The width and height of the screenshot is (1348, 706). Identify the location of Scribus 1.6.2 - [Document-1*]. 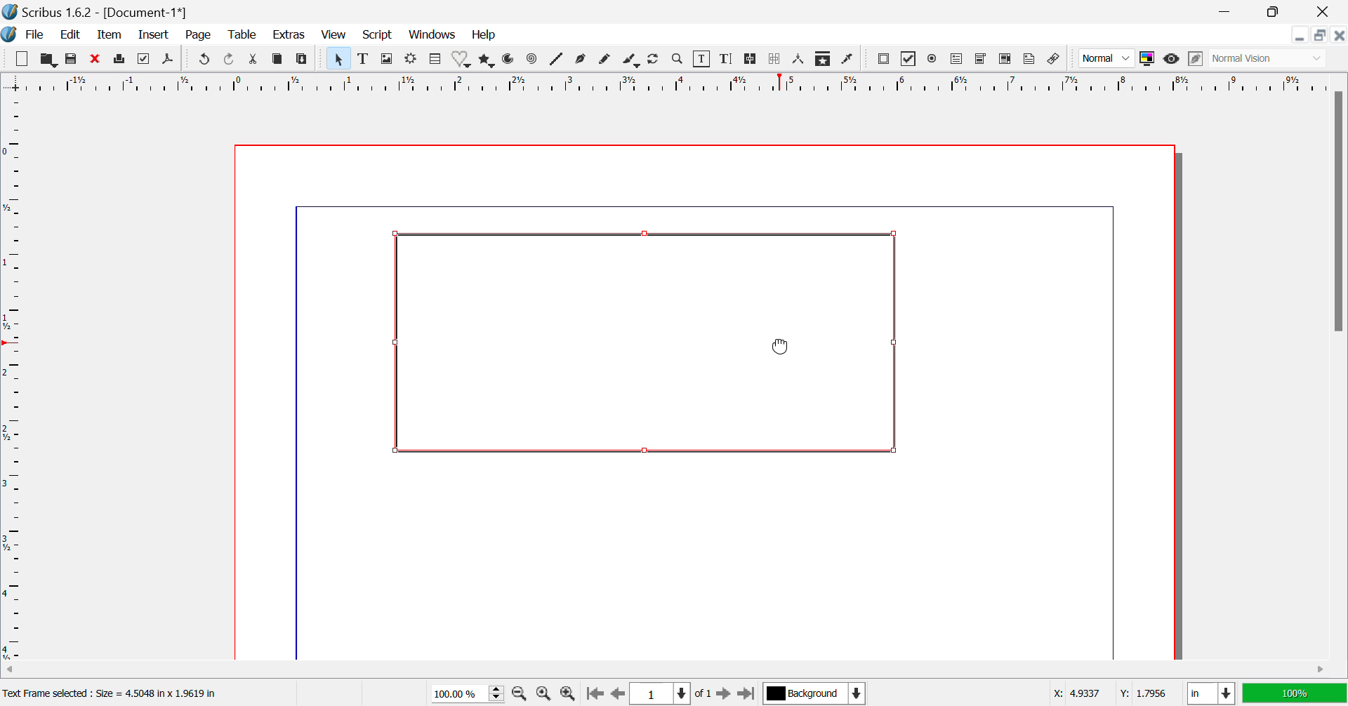
(103, 12).